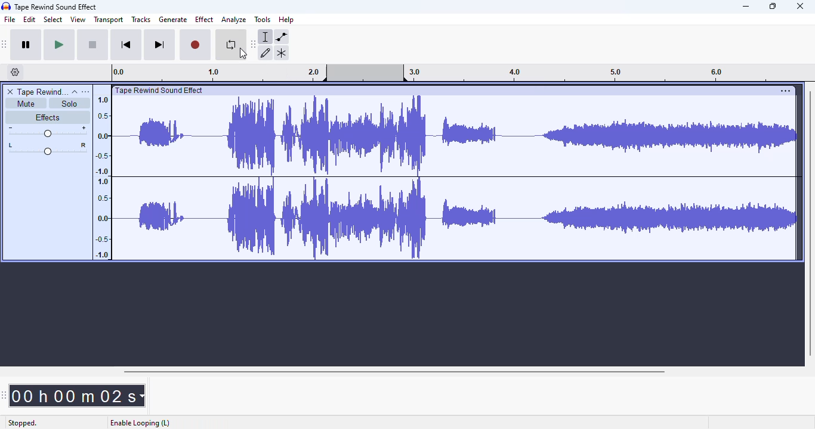  I want to click on stop, so click(92, 44).